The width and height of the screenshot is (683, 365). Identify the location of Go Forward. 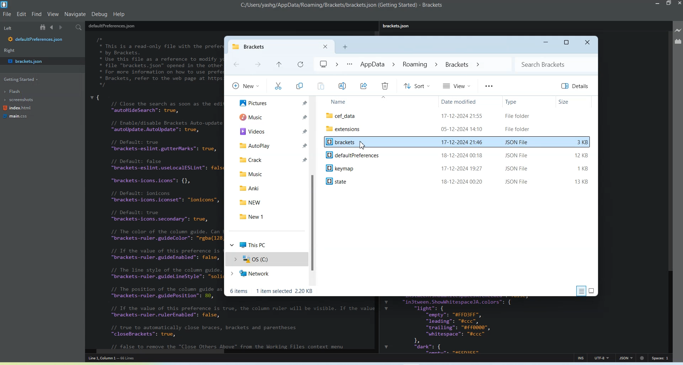
(258, 65).